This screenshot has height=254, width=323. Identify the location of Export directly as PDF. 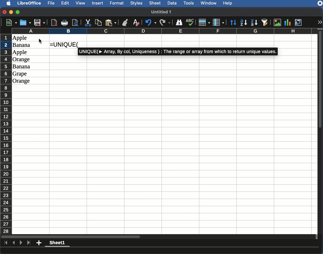
(54, 22).